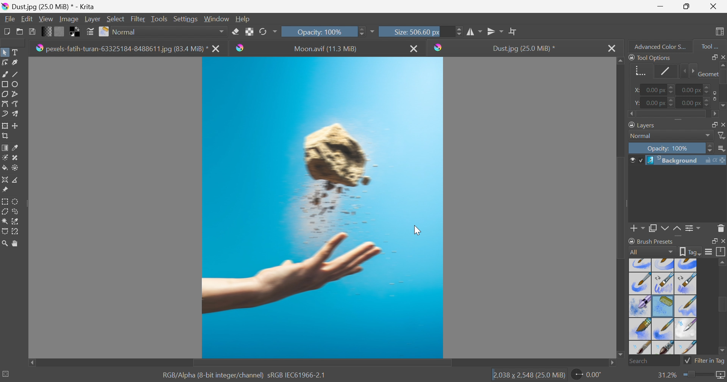 The width and height of the screenshot is (727, 382). Describe the element at coordinates (666, 71) in the screenshot. I see `Stroke` at that location.